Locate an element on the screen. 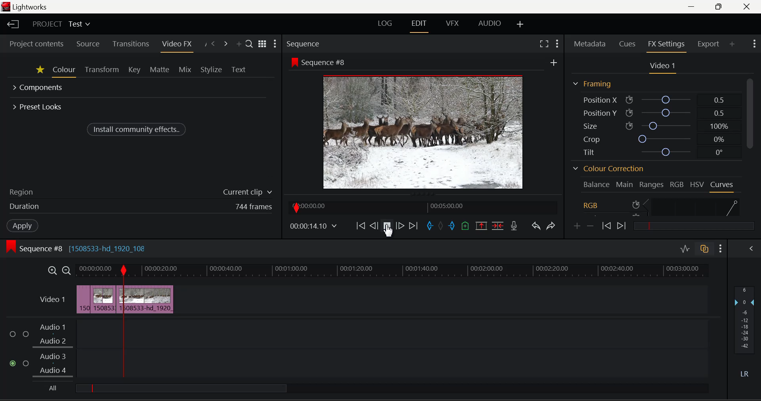  Restore Down is located at coordinates (692, 7).